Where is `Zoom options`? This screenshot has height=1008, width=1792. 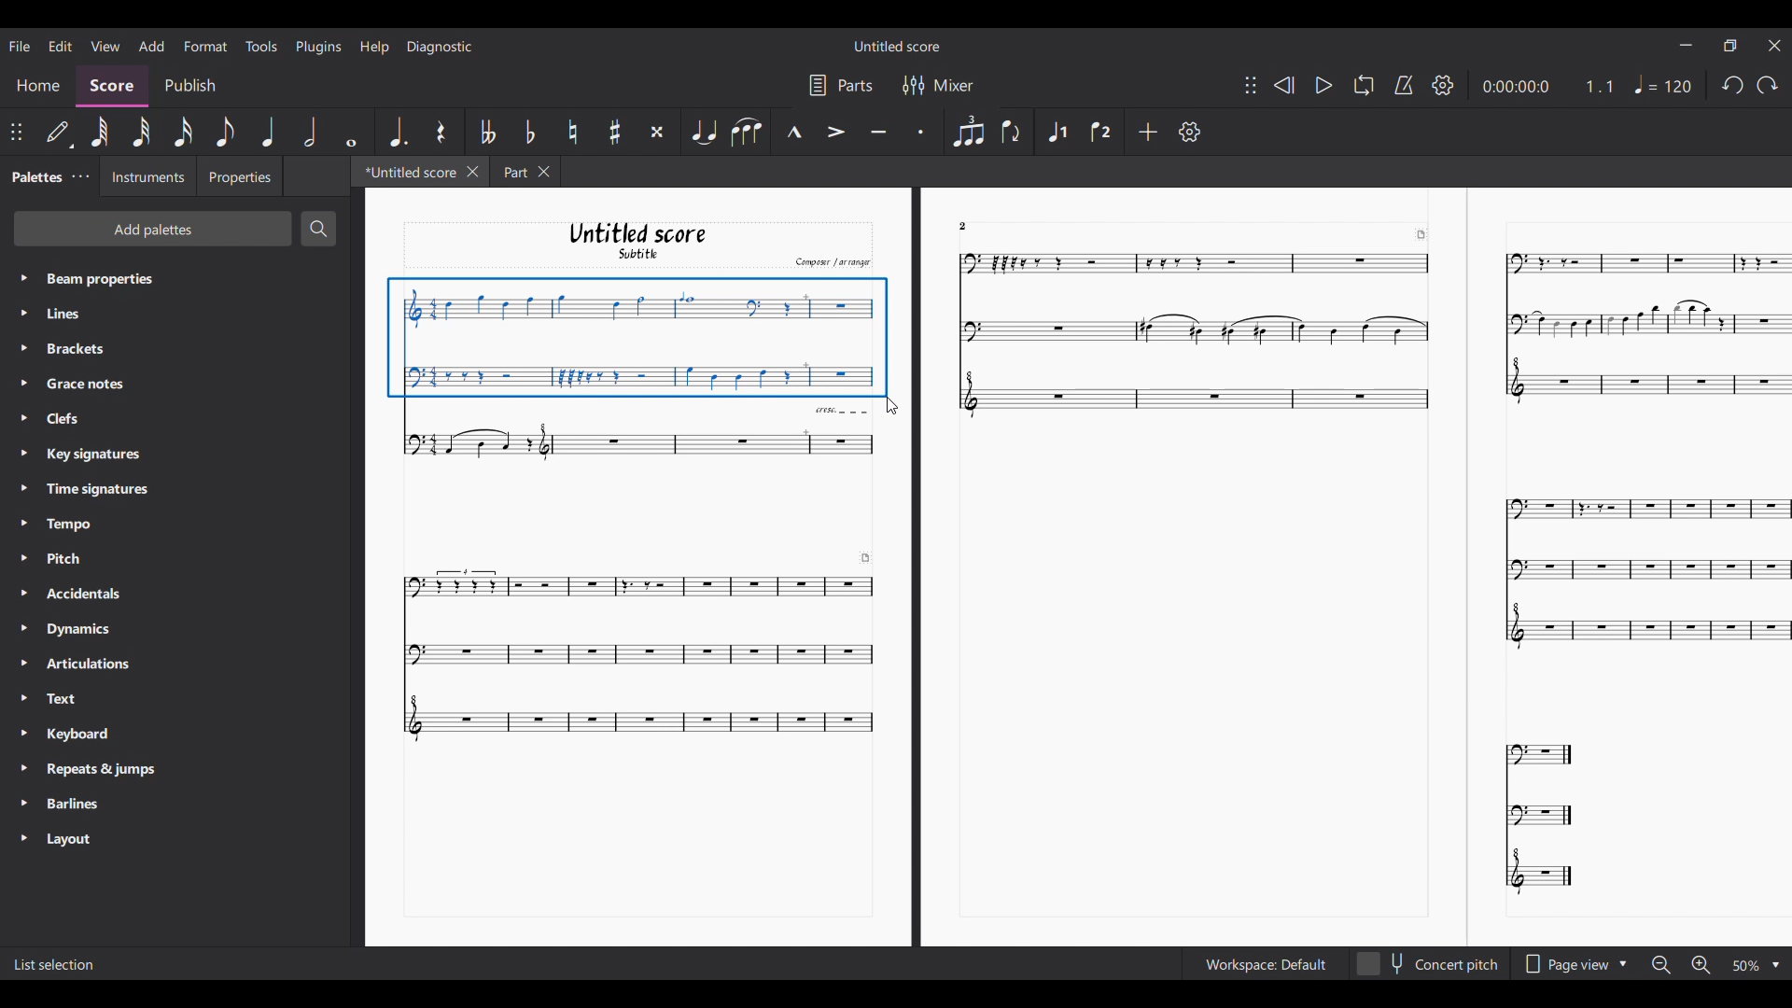 Zoom options is located at coordinates (1745, 966).